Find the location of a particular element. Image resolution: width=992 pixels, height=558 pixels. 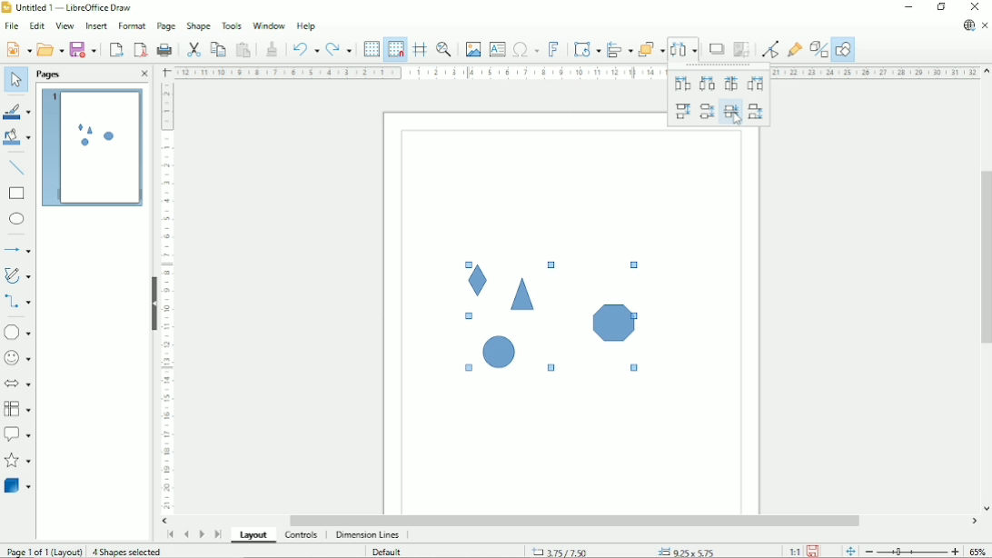

Tools is located at coordinates (232, 25).